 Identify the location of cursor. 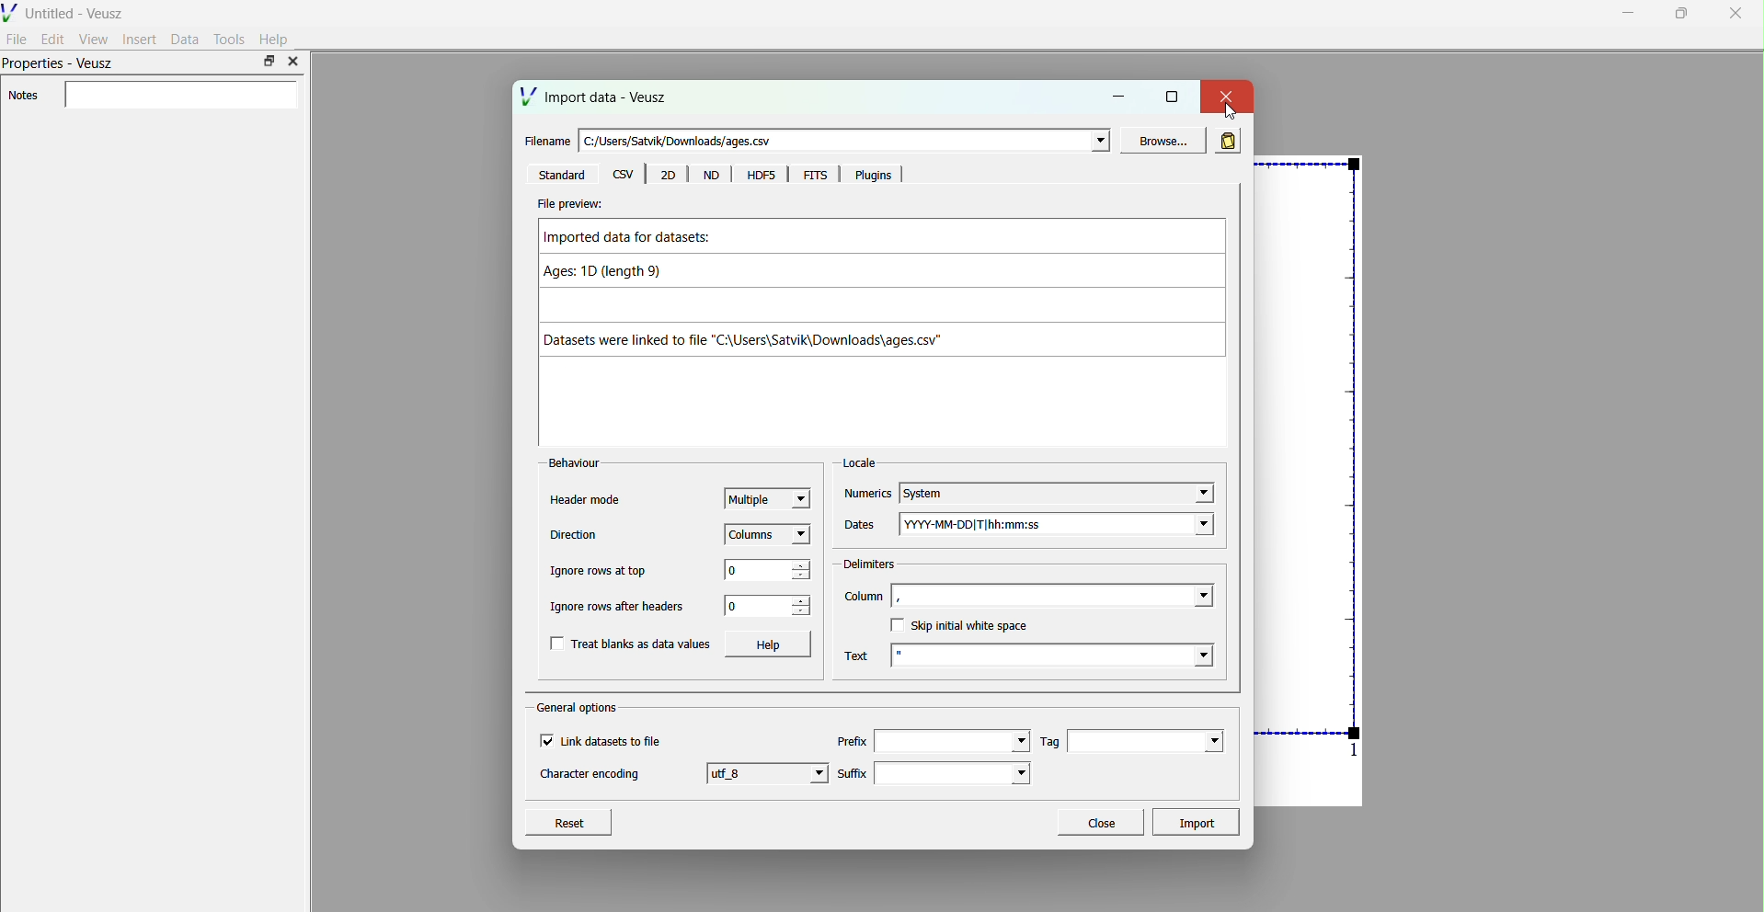
(1230, 111).